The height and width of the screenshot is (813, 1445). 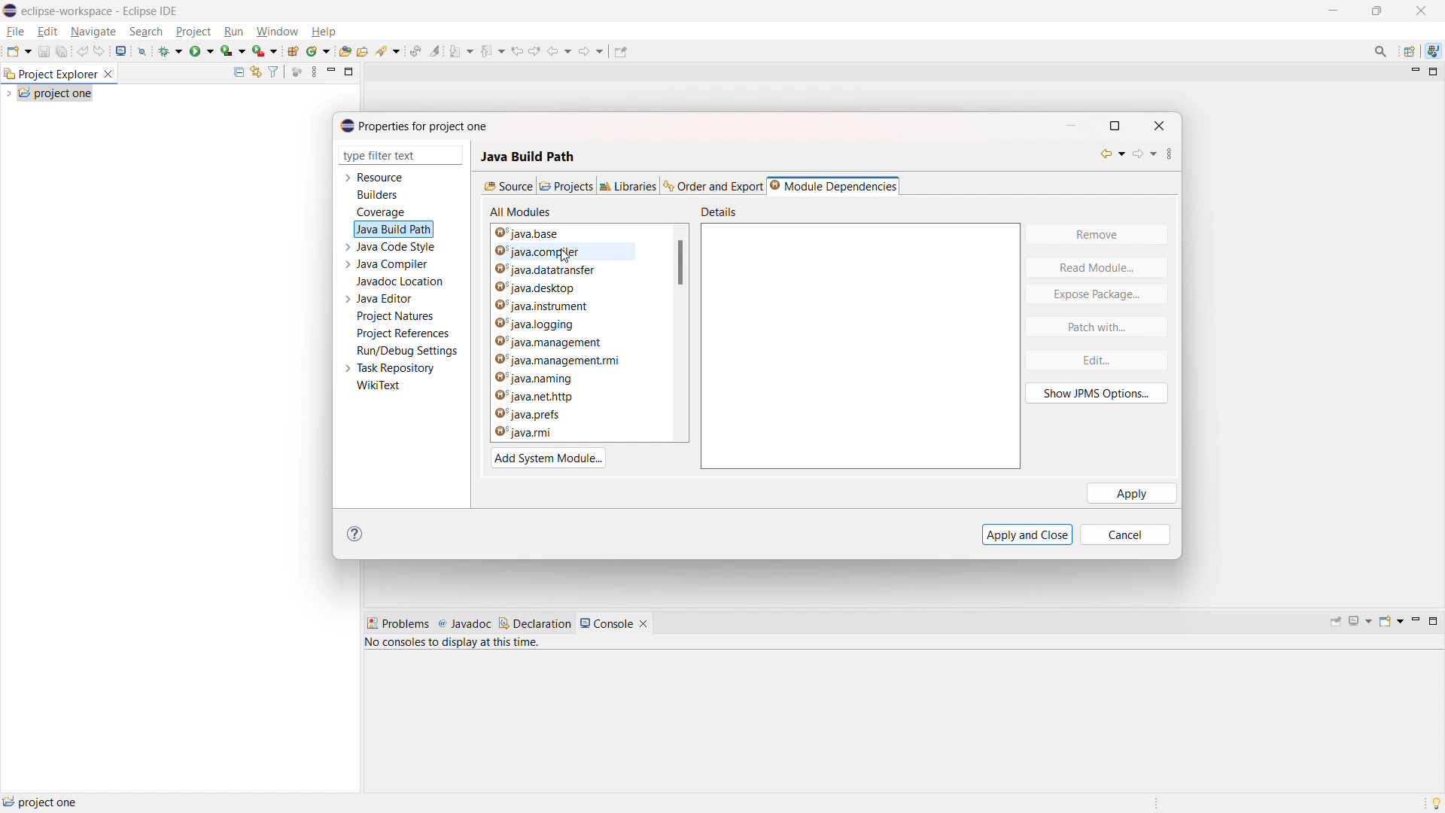 I want to click on view previous location, so click(x=517, y=50).